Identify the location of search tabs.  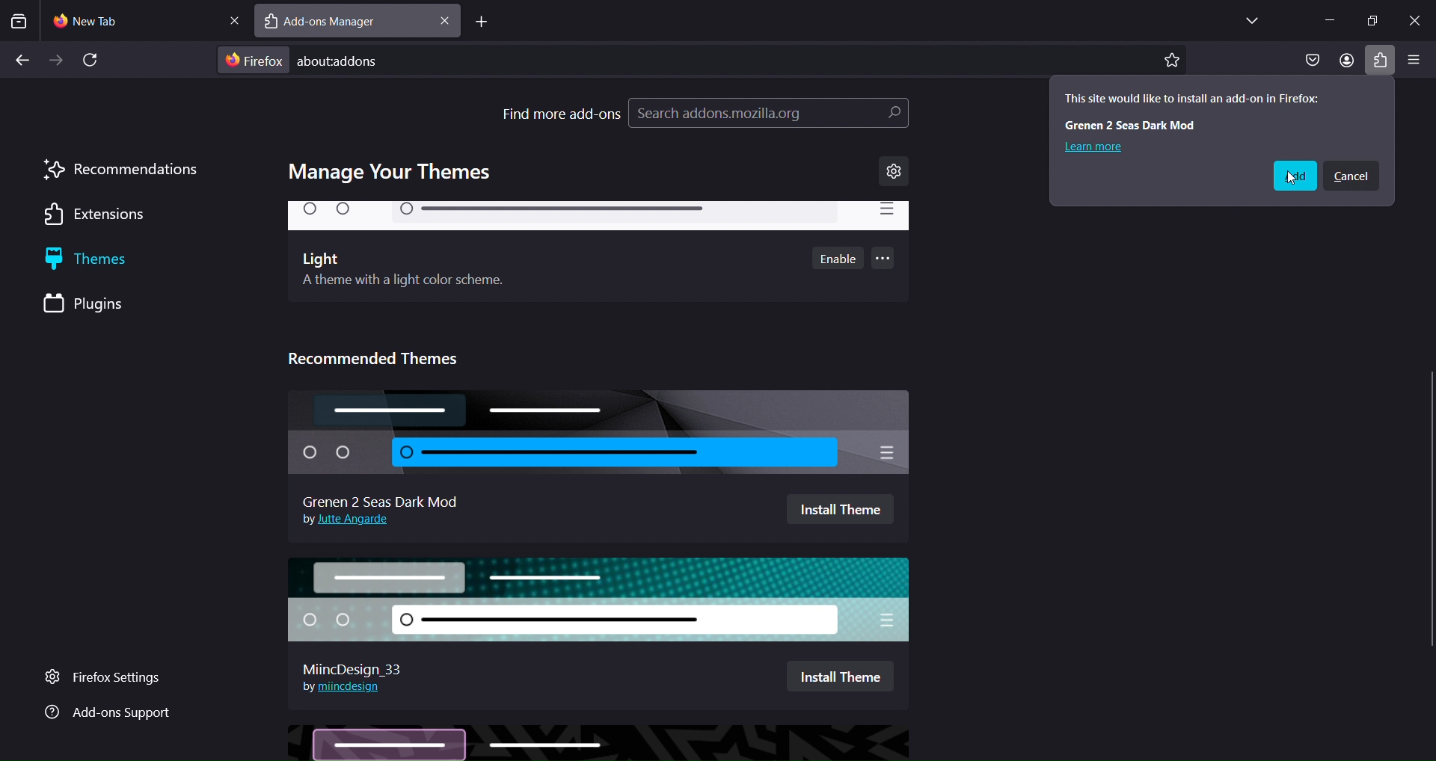
(19, 21).